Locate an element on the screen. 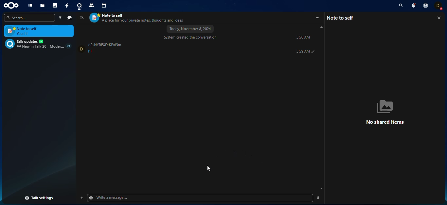 This screenshot has width=447, height=205. Emoji is located at coordinates (90, 198).